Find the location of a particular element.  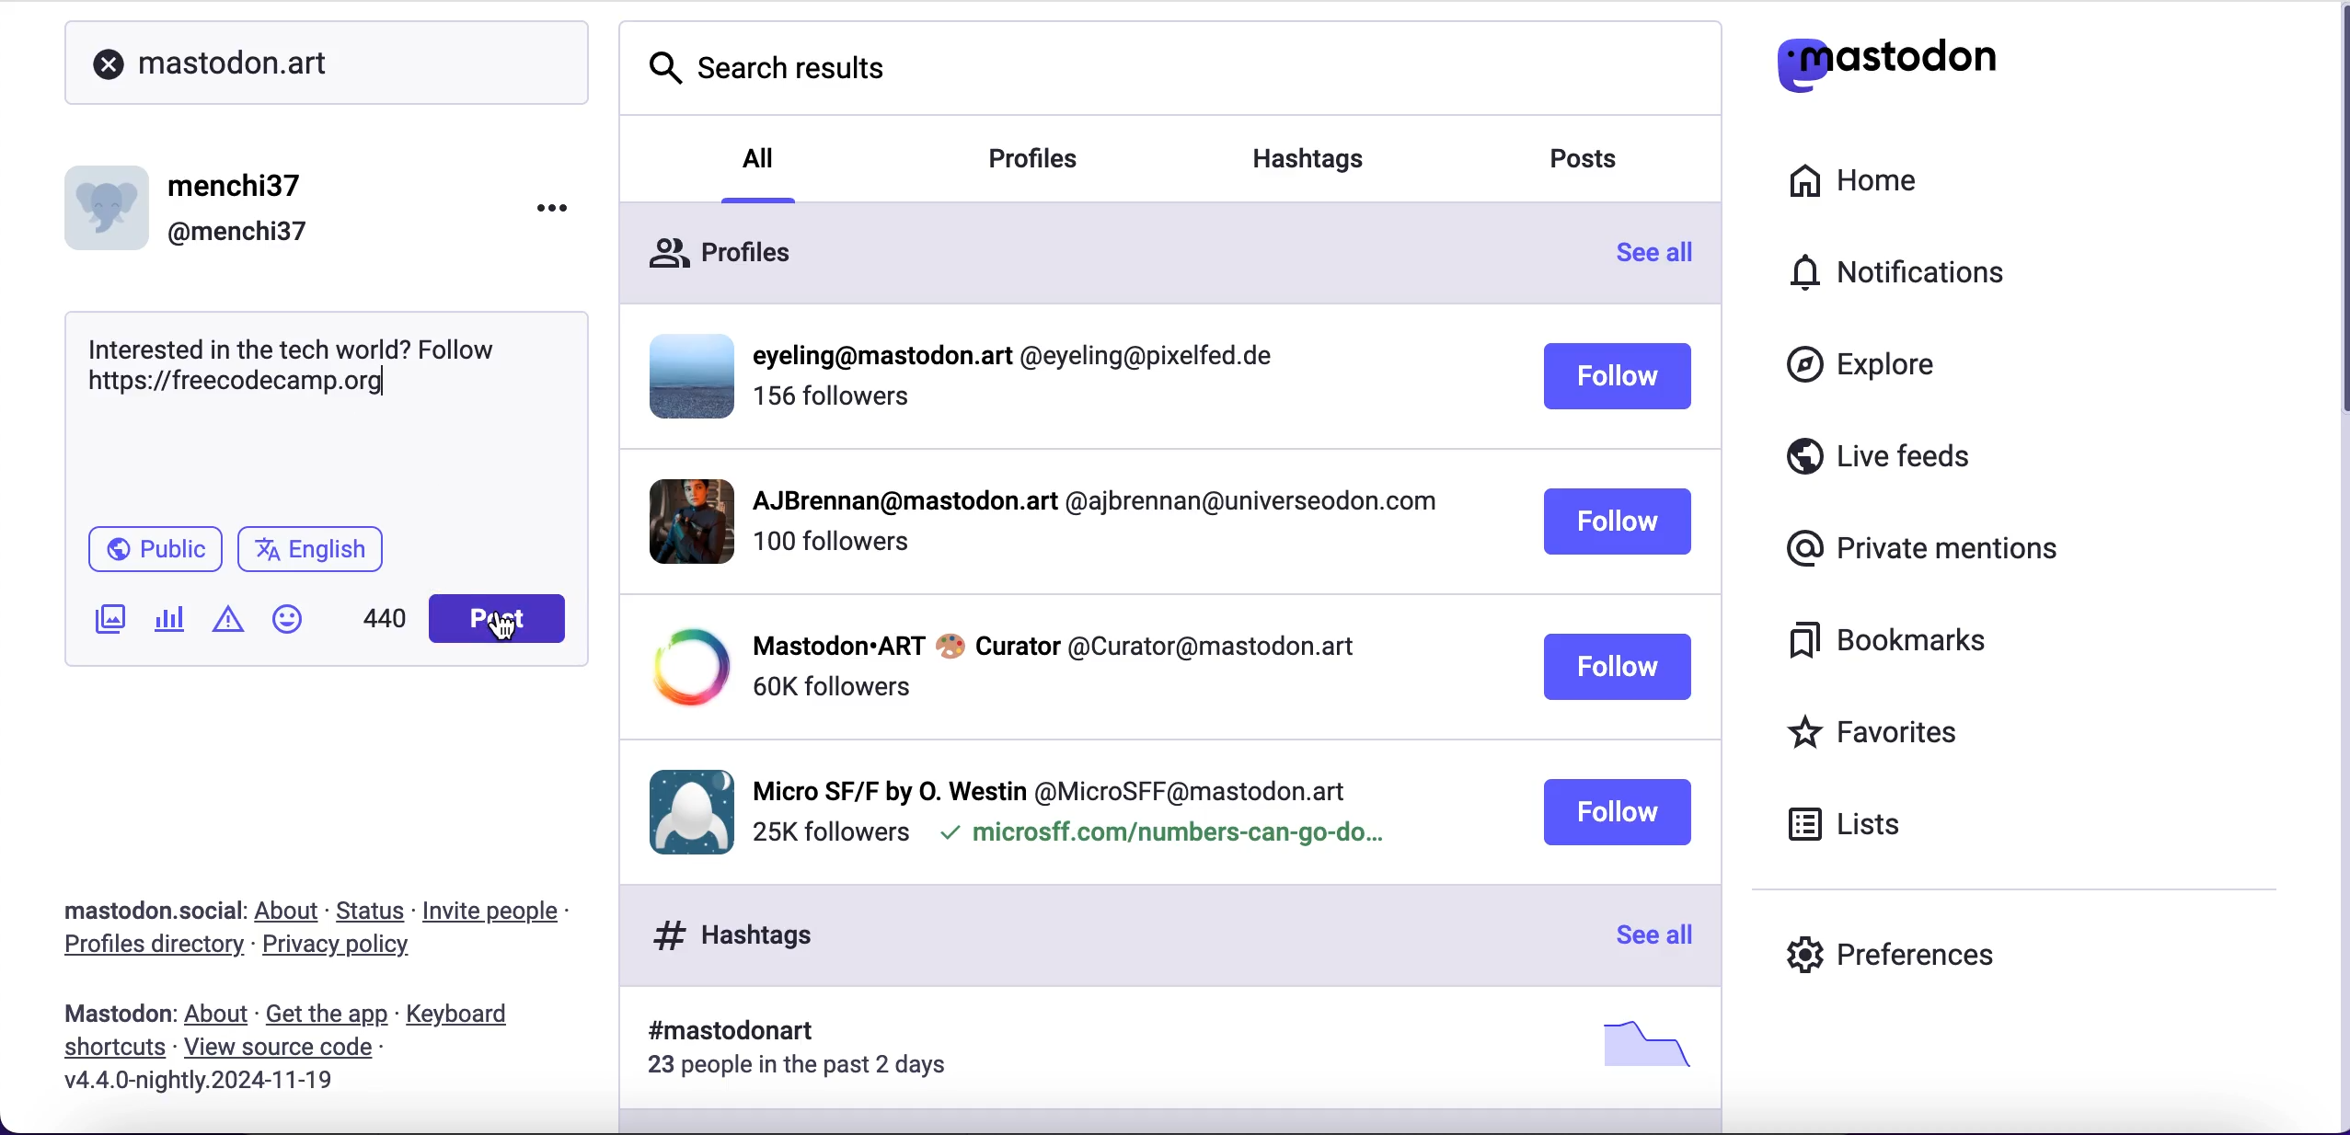

view source code is located at coordinates (285, 1050).